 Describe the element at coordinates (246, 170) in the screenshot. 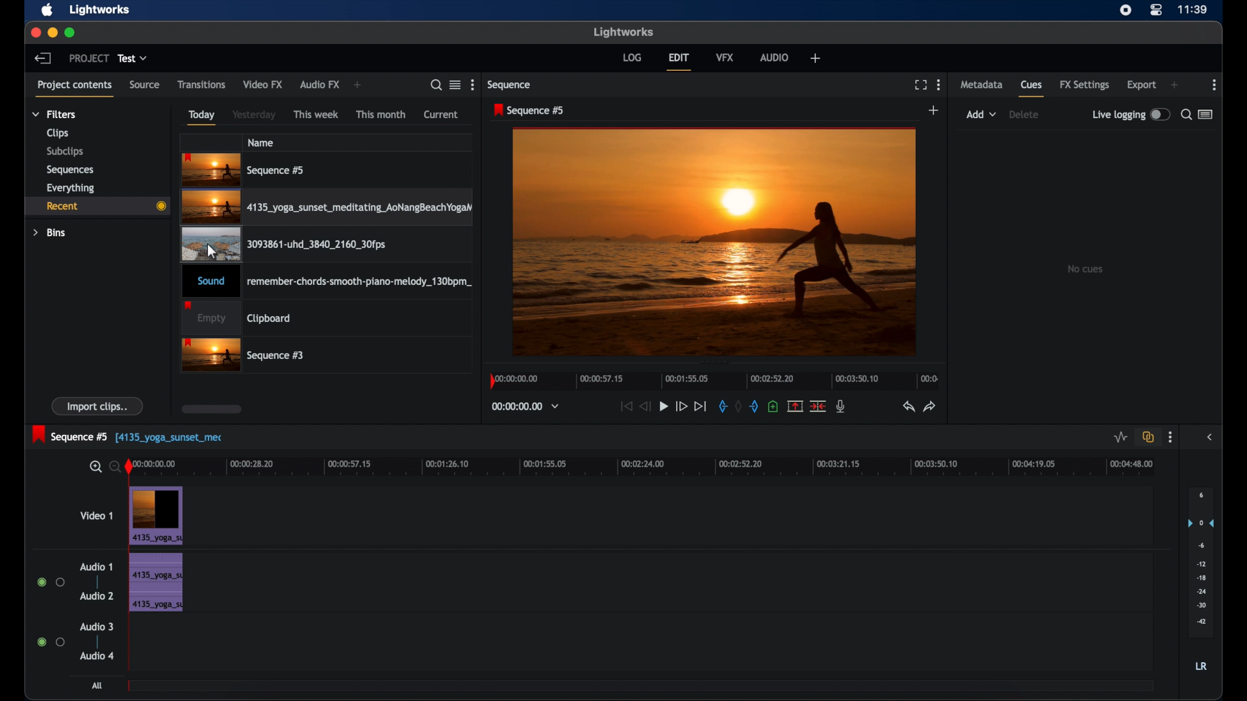

I see `sequence 5` at that location.